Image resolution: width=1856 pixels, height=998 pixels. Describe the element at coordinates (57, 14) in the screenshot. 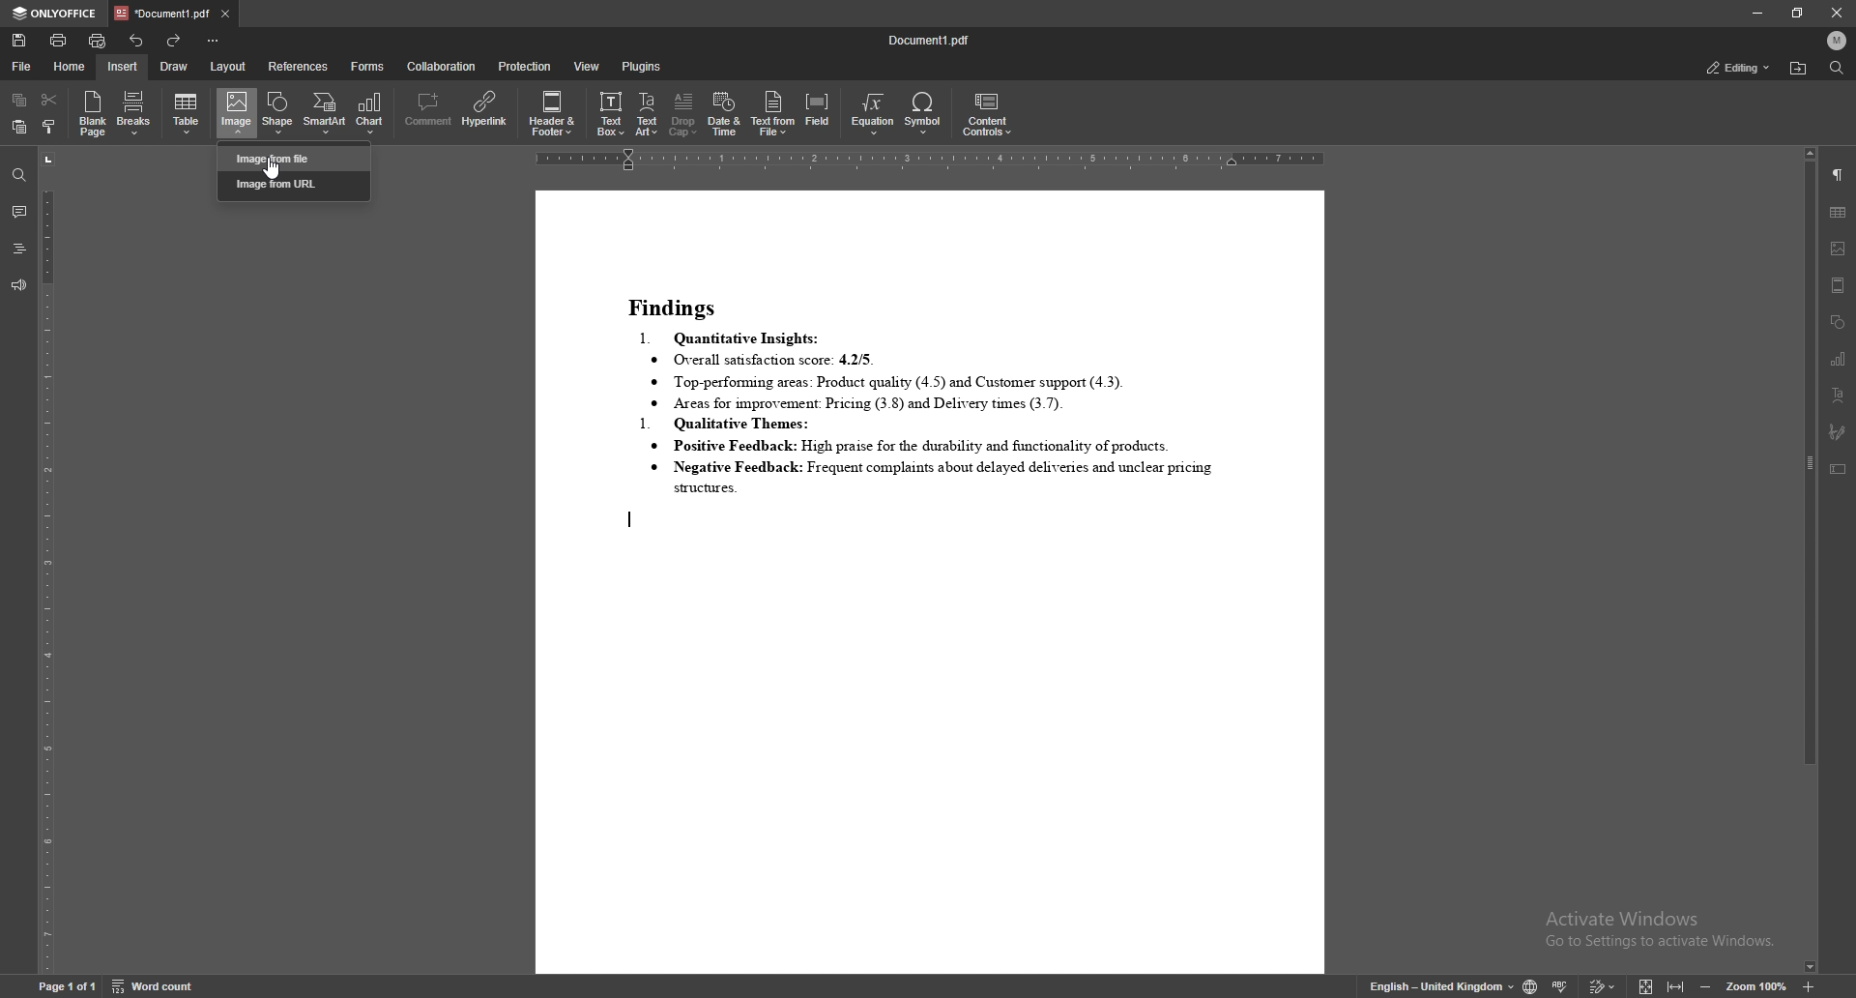

I see `onlyoffice` at that location.